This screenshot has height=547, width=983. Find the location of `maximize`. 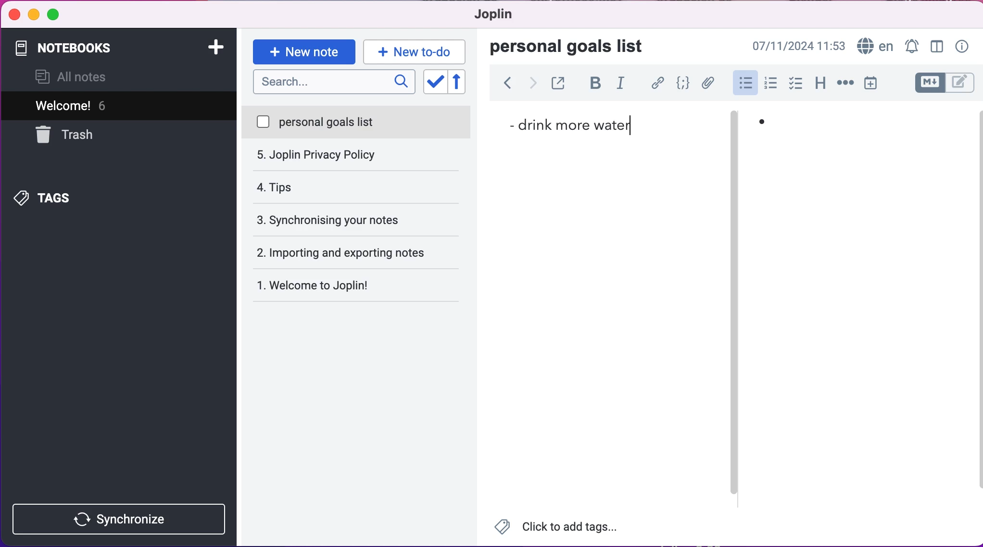

maximize is located at coordinates (57, 16).